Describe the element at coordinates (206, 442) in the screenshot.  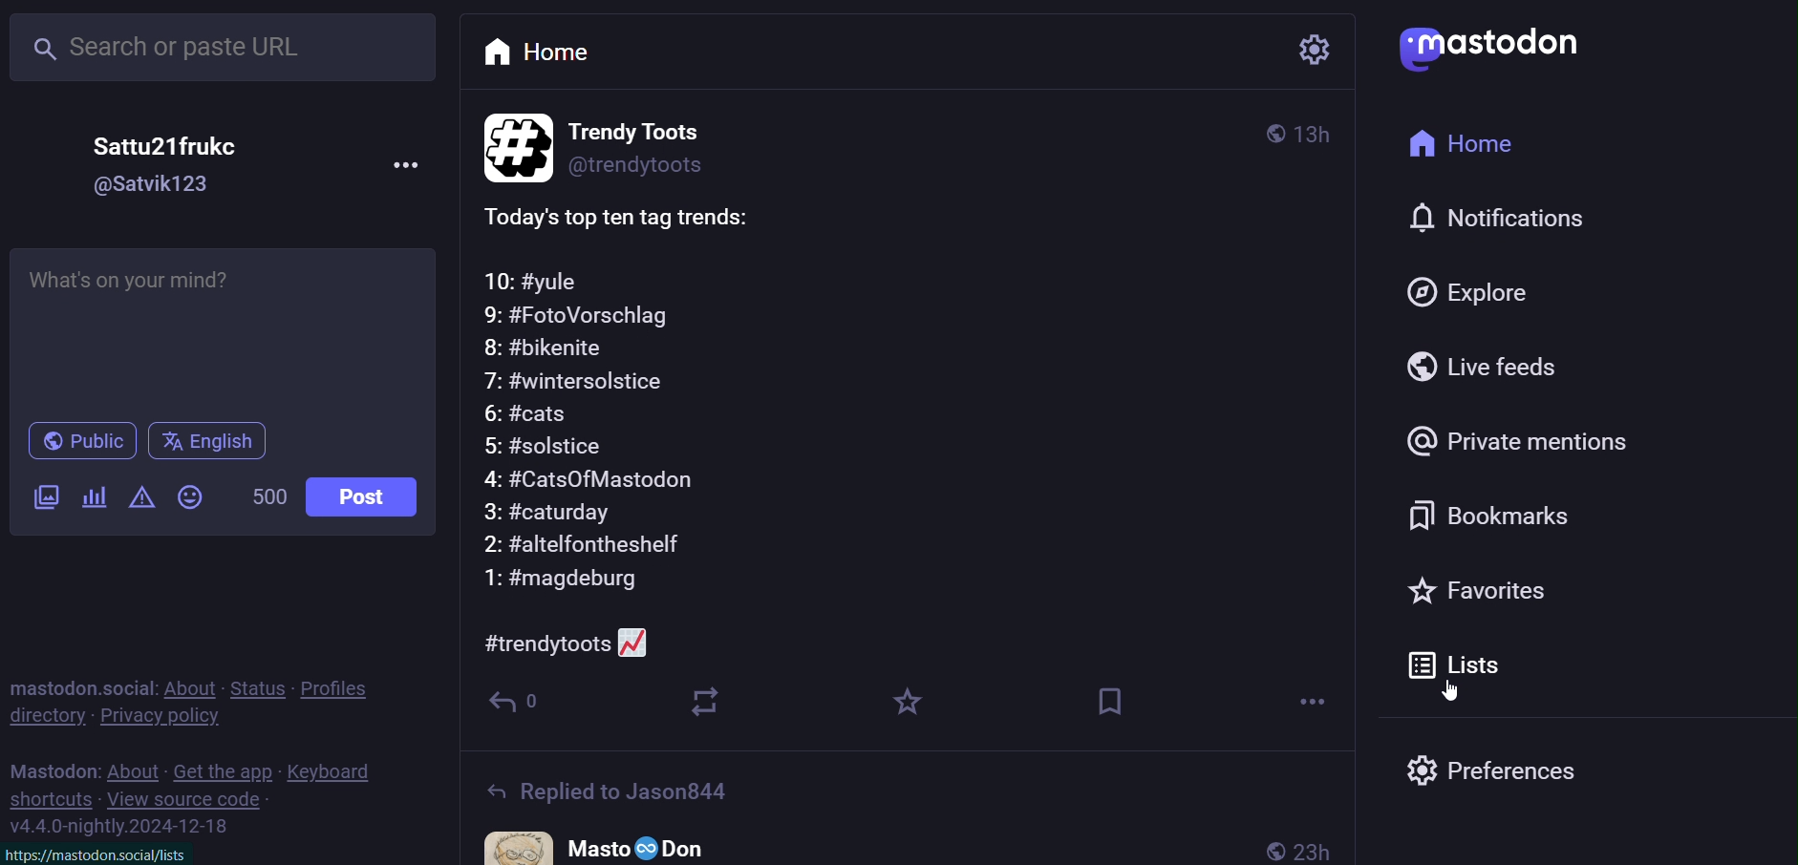
I see `english` at that location.